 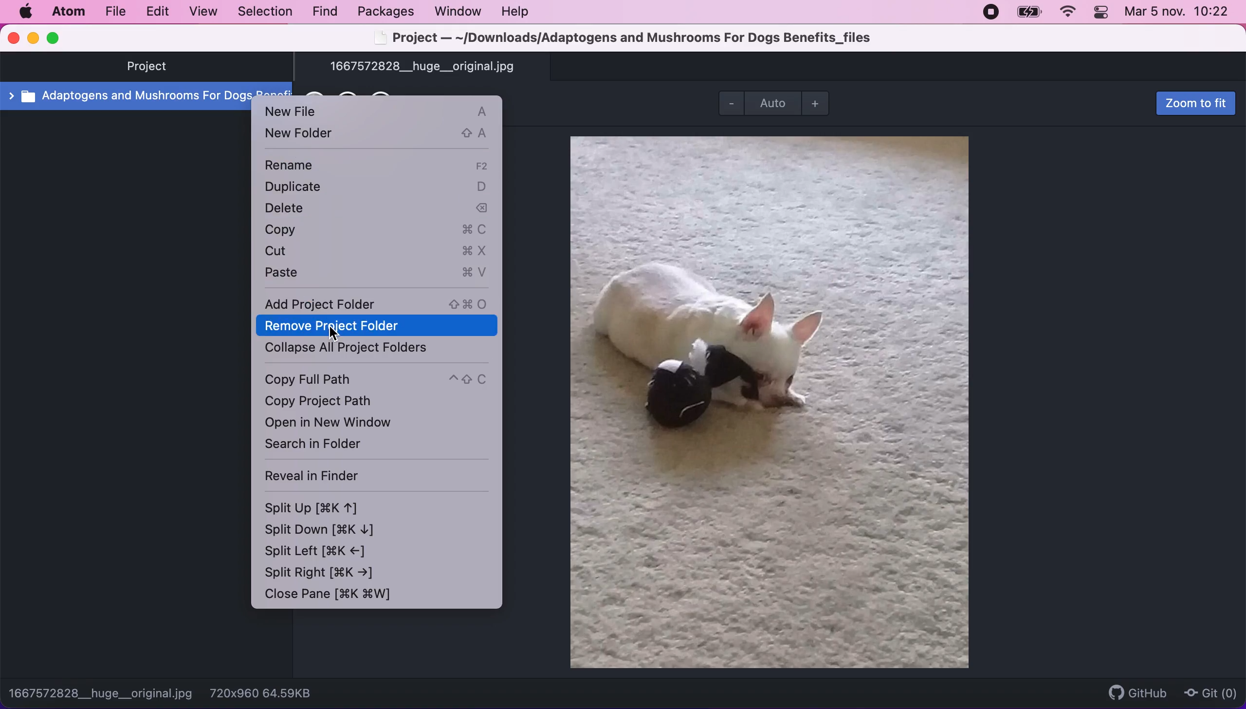 What do you see at coordinates (324, 573) in the screenshot?
I see `split right` at bounding box center [324, 573].